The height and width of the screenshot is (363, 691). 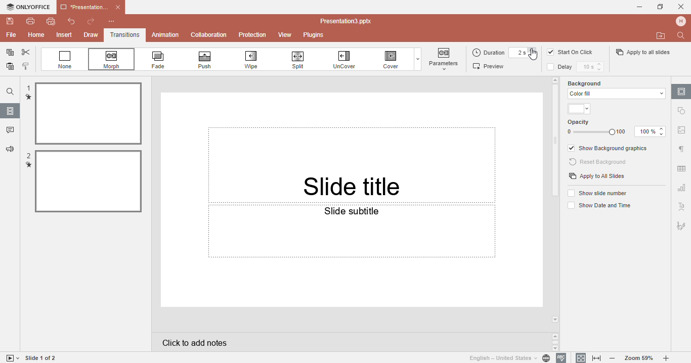 What do you see at coordinates (88, 114) in the screenshot?
I see `selected file 1` at bounding box center [88, 114].